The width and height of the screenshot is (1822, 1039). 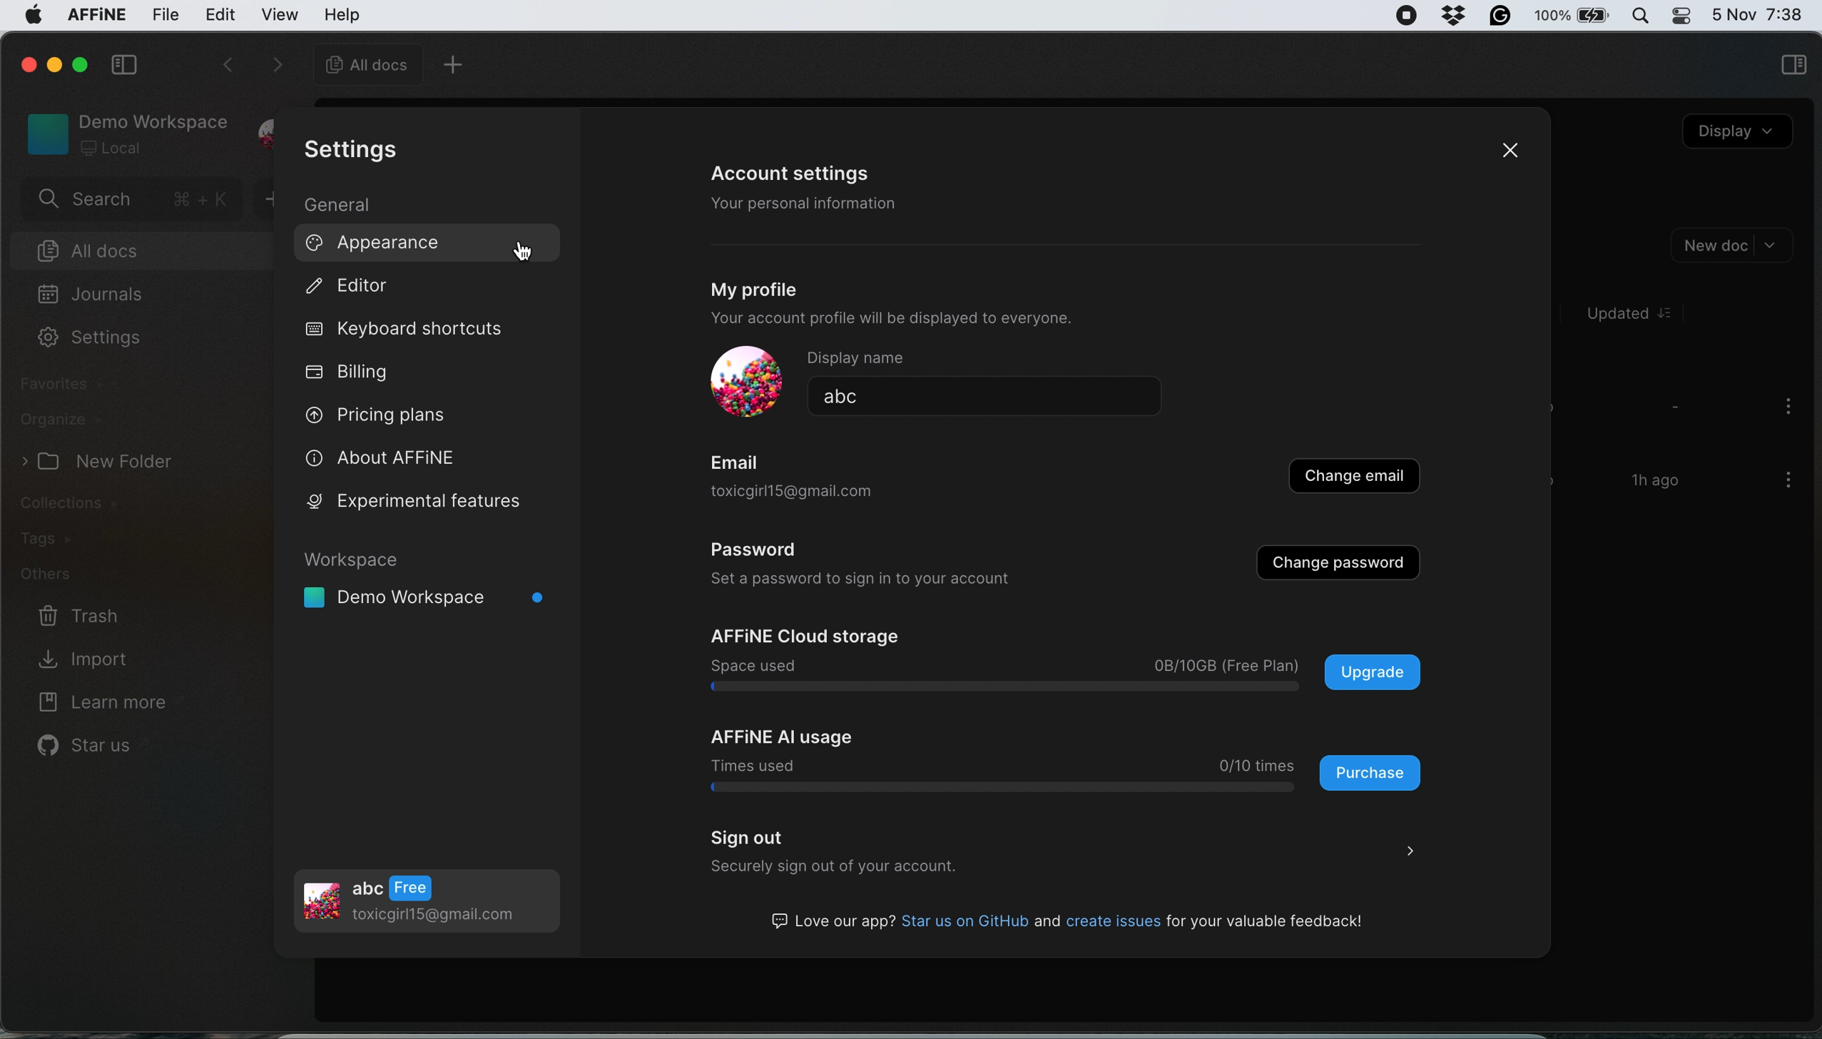 I want to click on I Demo Workspace °, so click(x=427, y=599).